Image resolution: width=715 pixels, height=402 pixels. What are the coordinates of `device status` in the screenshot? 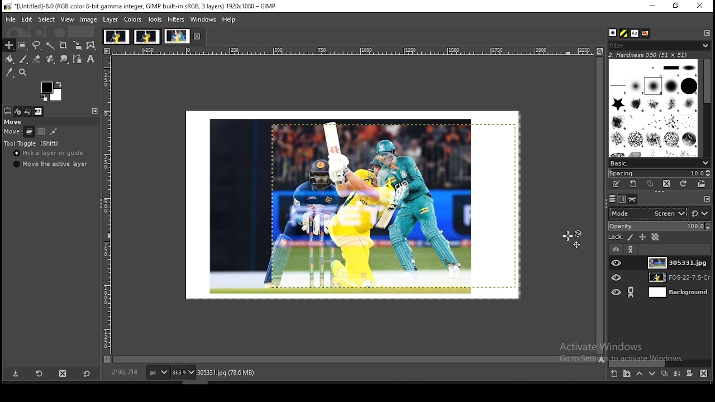 It's located at (18, 111).